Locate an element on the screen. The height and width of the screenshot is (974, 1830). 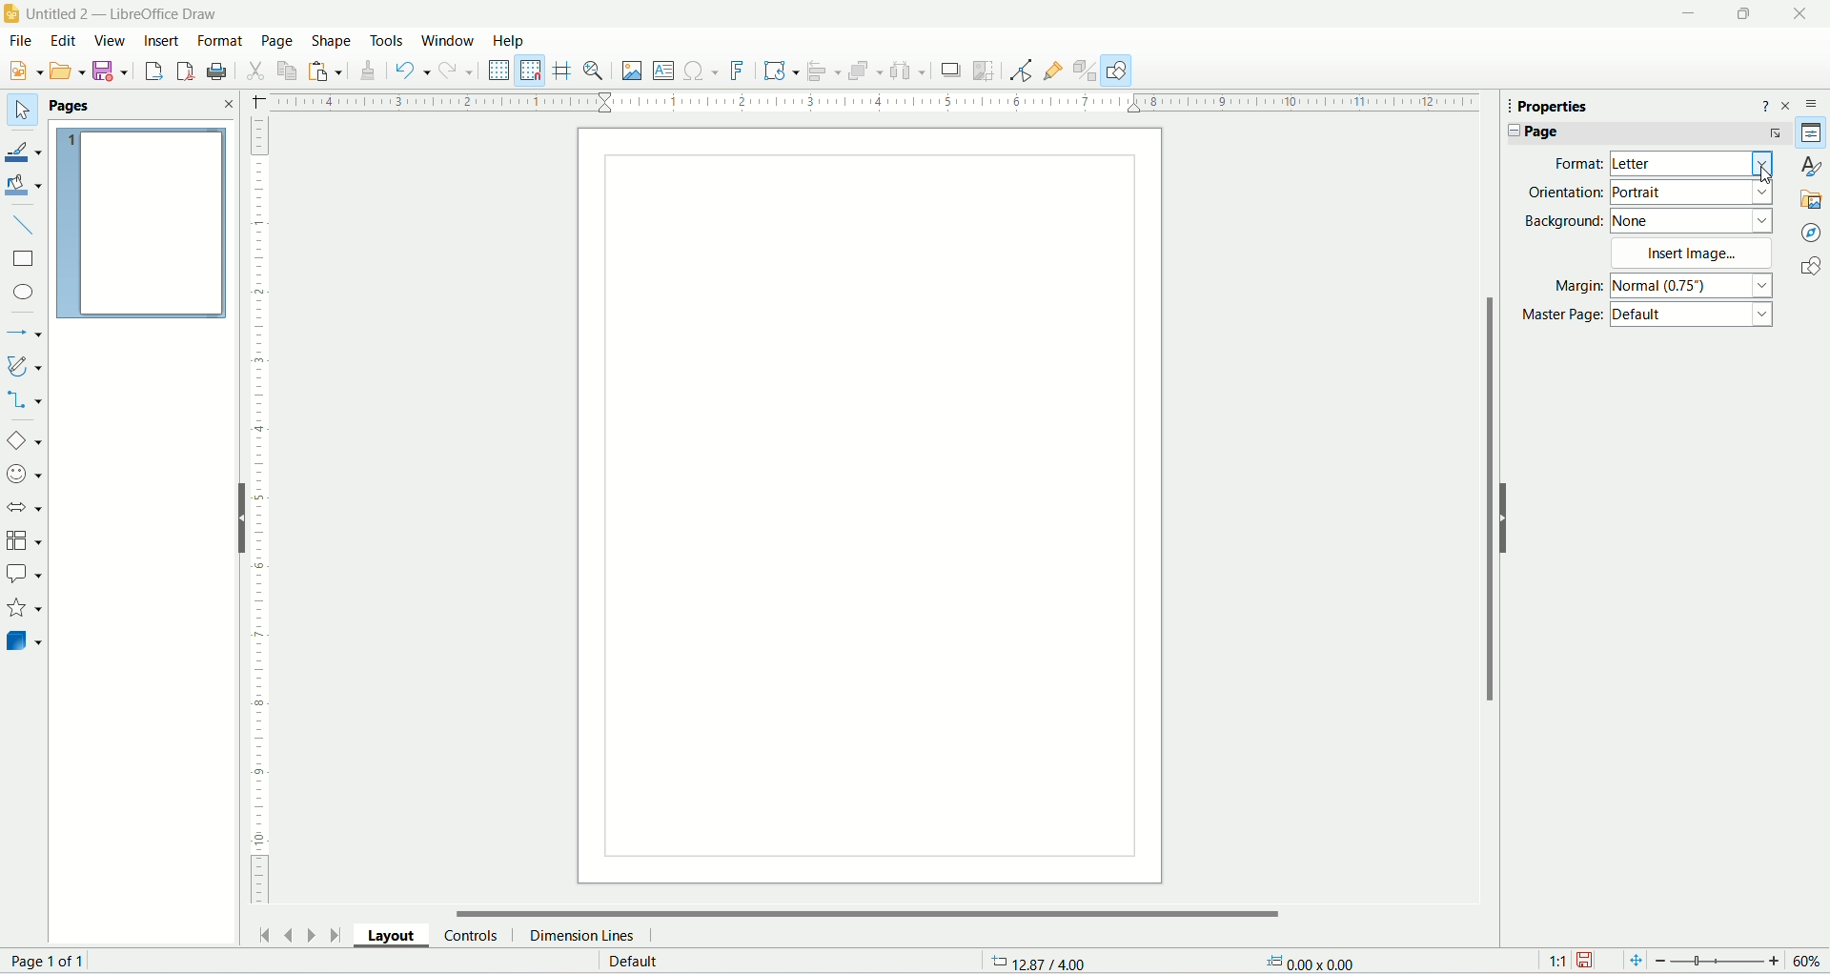
gluepoint function is located at coordinates (1055, 69).